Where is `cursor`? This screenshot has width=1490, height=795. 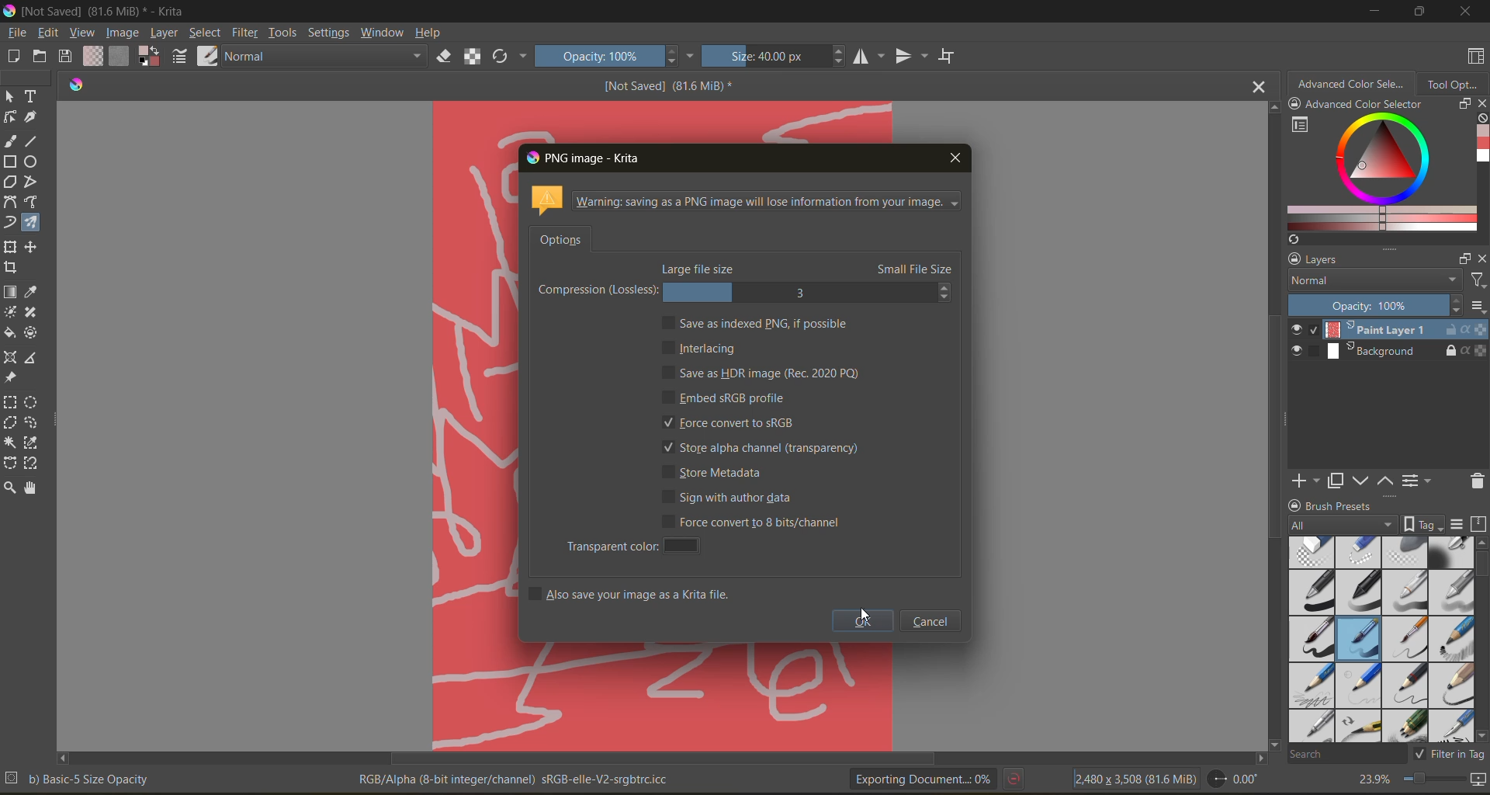
cursor is located at coordinates (865, 616).